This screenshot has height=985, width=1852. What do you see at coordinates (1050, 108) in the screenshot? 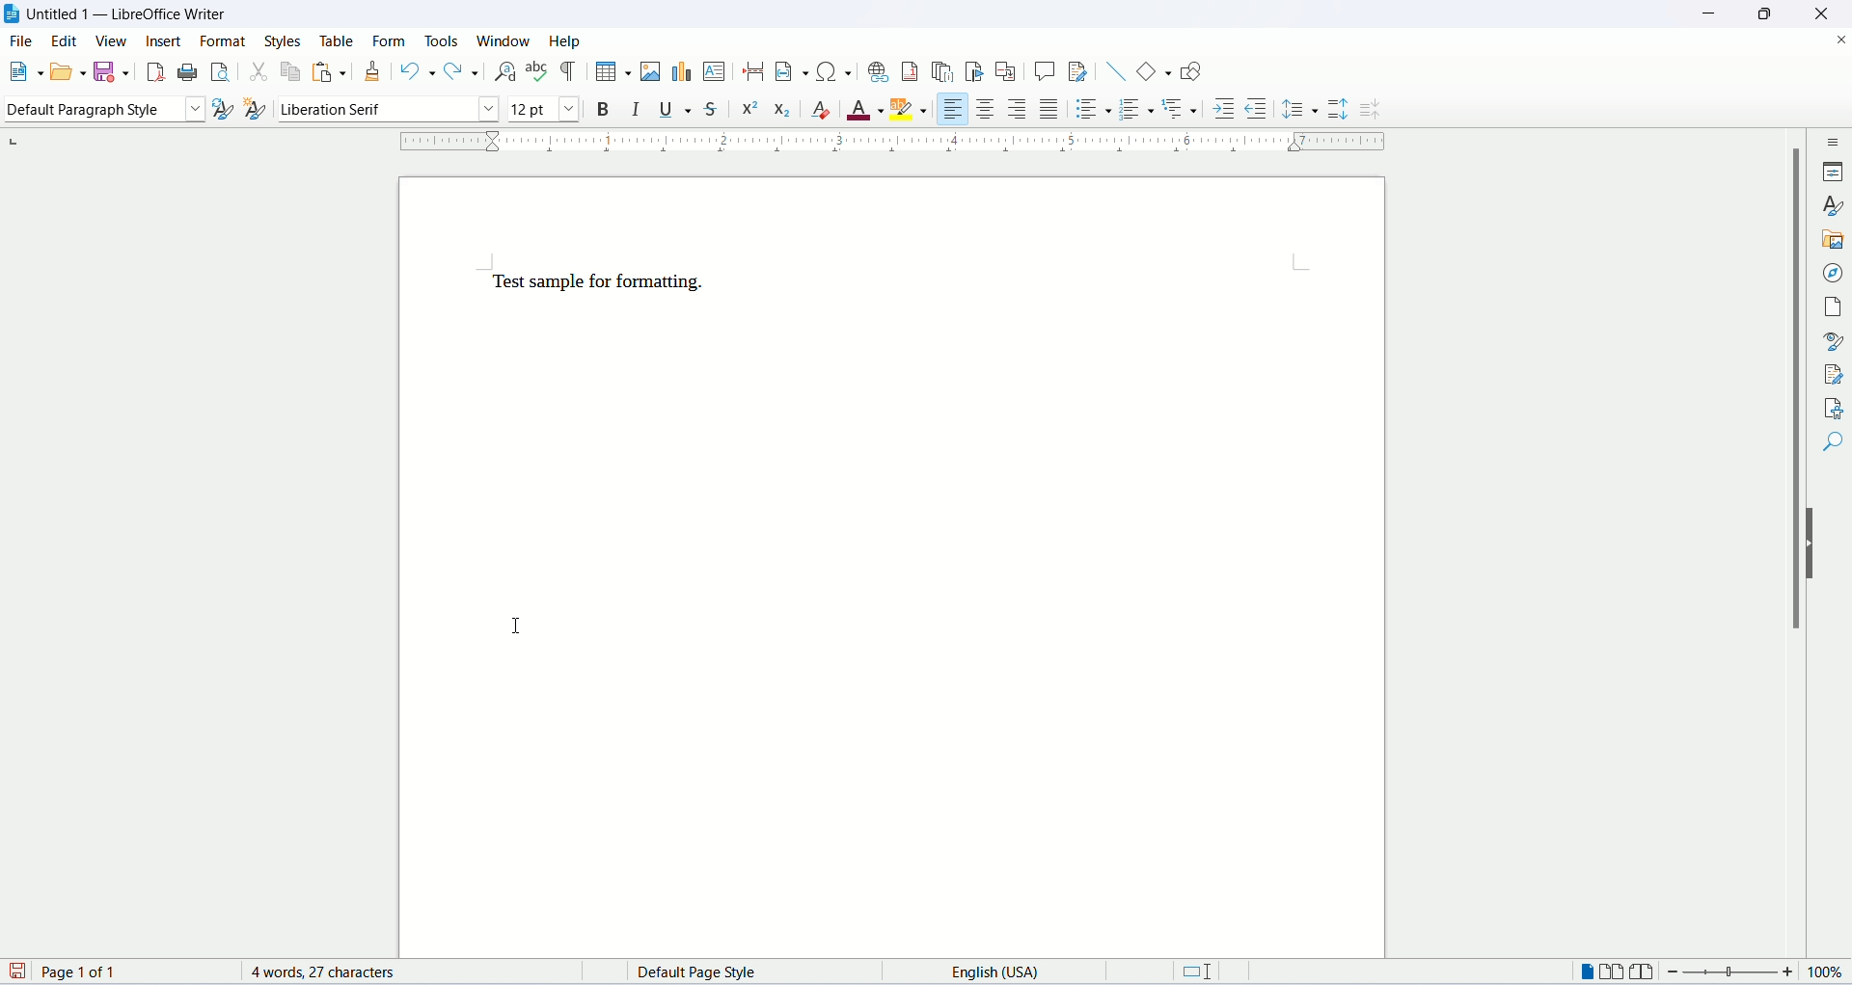
I see `justified` at bounding box center [1050, 108].